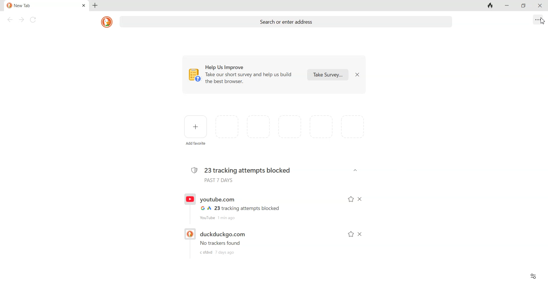  I want to click on Overflow menu, so click(538, 19).